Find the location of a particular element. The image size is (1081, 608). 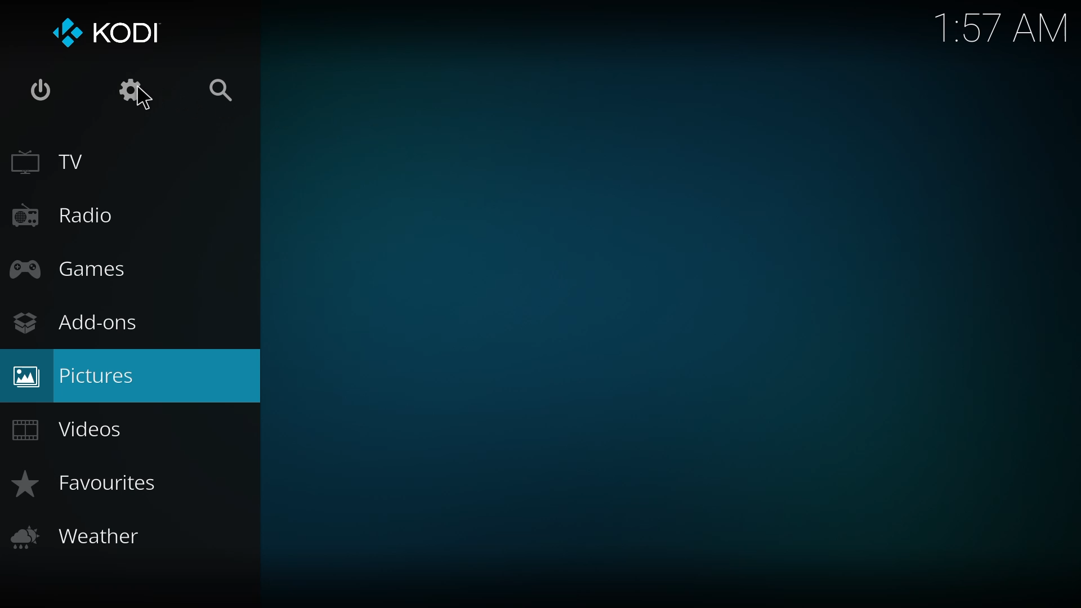

power is located at coordinates (42, 90).